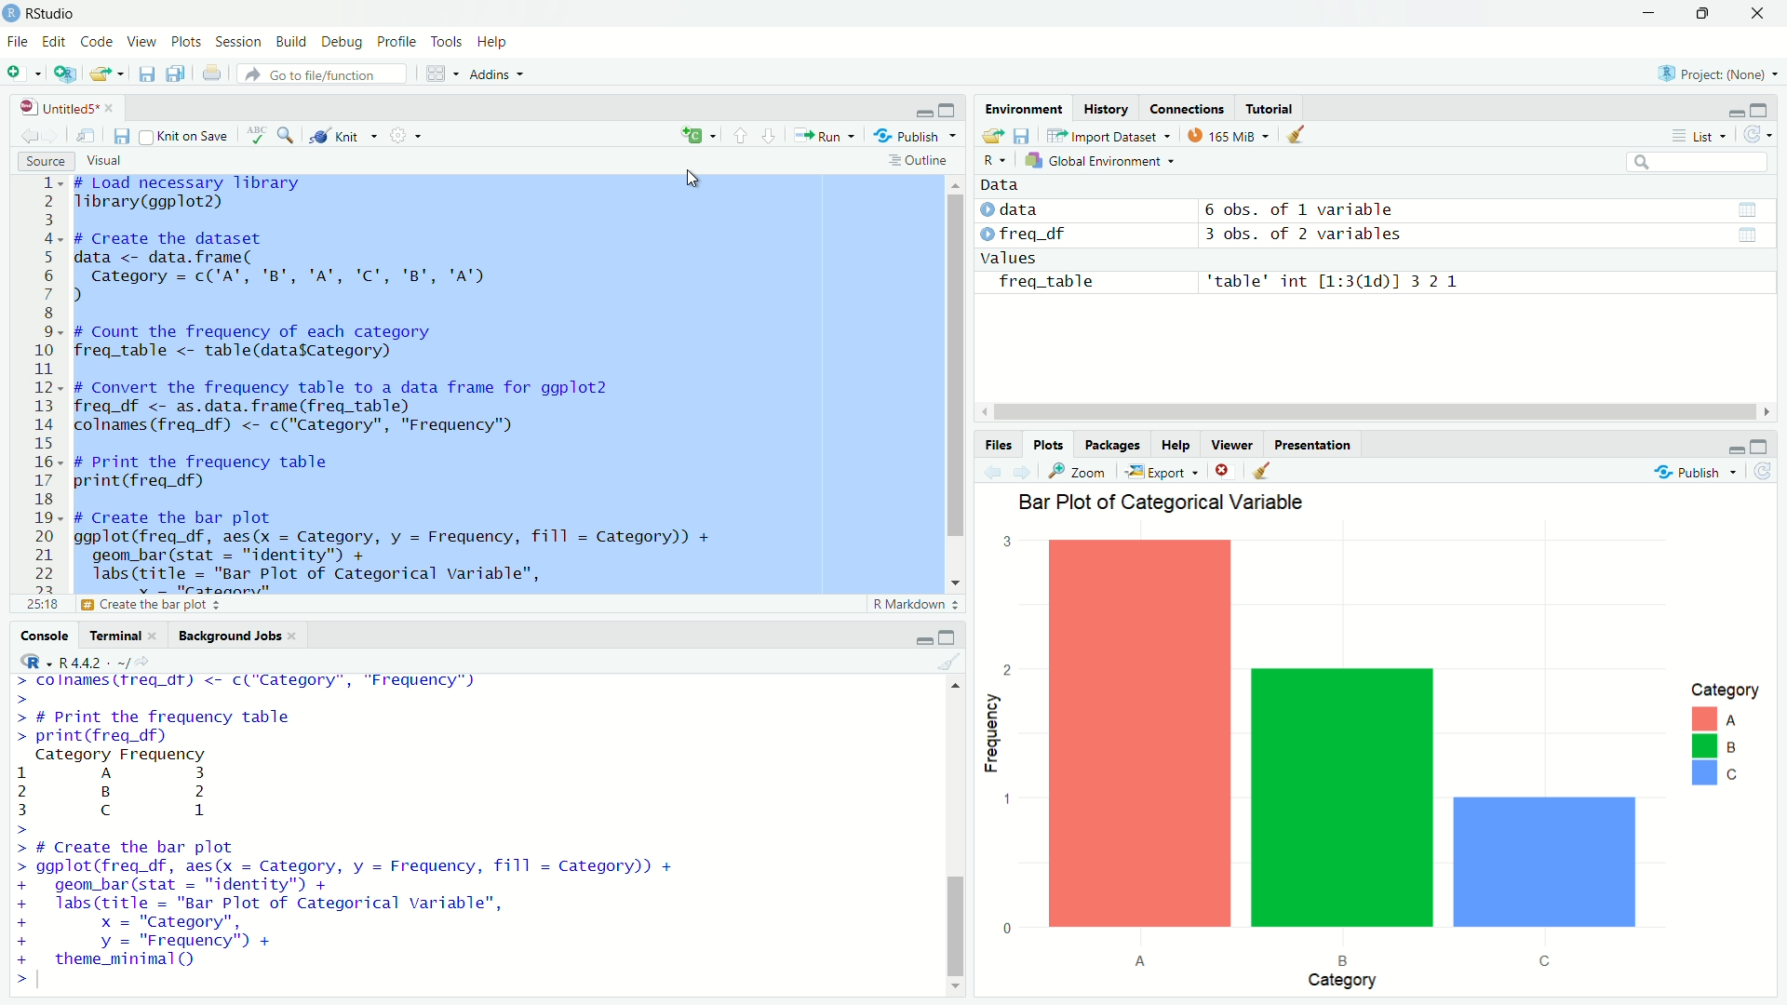  Describe the element at coordinates (20, 74) in the screenshot. I see `new file` at that location.